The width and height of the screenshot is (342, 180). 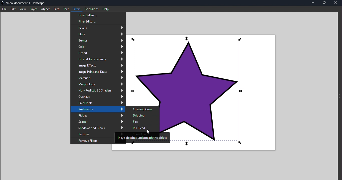 What do you see at coordinates (98, 28) in the screenshot?
I see `Bevels` at bounding box center [98, 28].